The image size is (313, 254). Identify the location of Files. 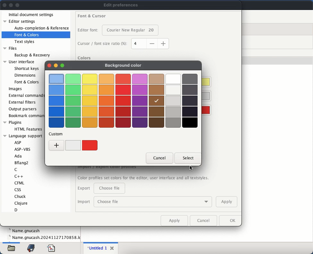
(11, 48).